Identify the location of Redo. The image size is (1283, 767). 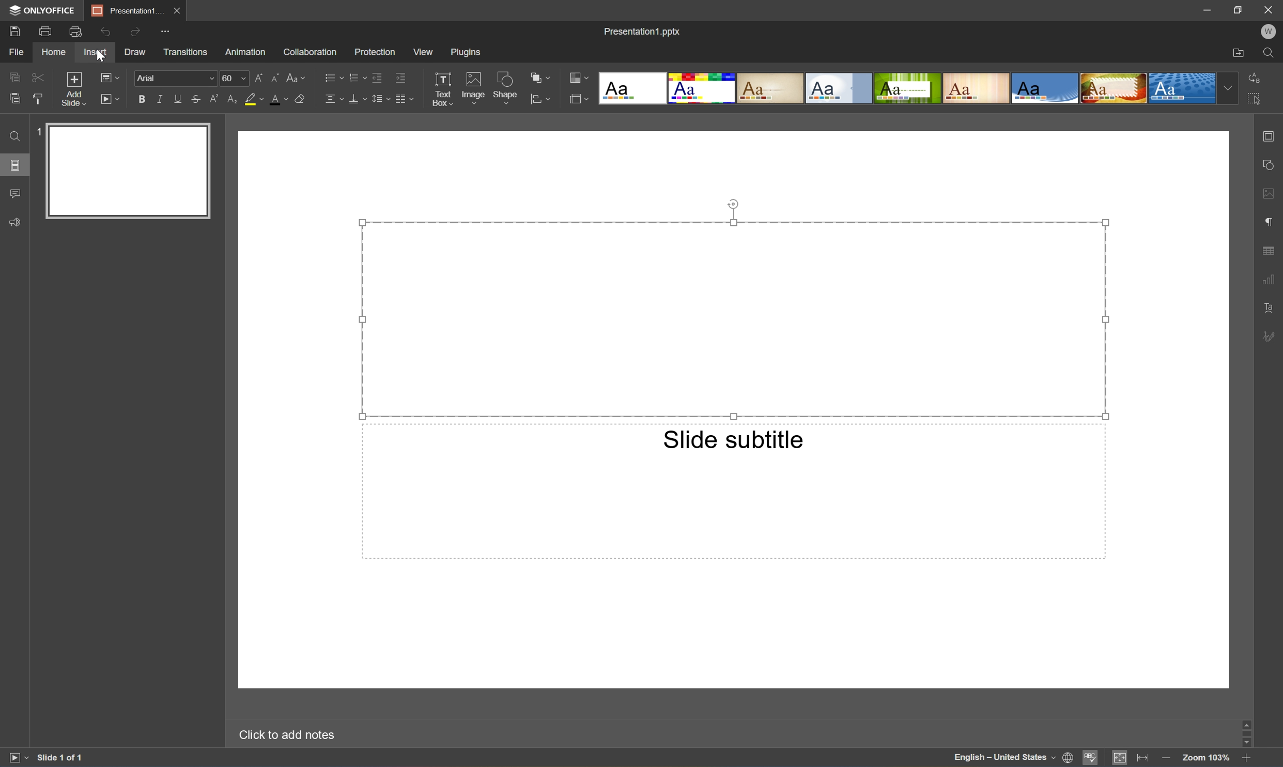
(133, 33).